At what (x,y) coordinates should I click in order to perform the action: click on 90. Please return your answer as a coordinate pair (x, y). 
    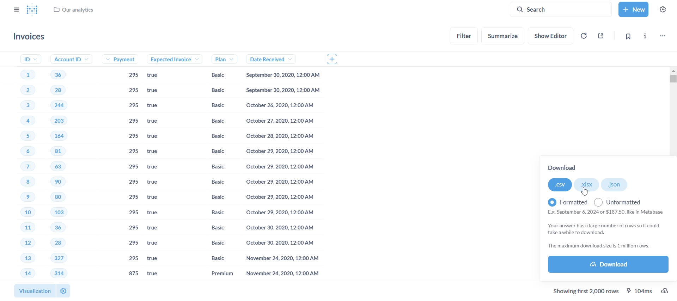
    Looking at the image, I should click on (58, 182).